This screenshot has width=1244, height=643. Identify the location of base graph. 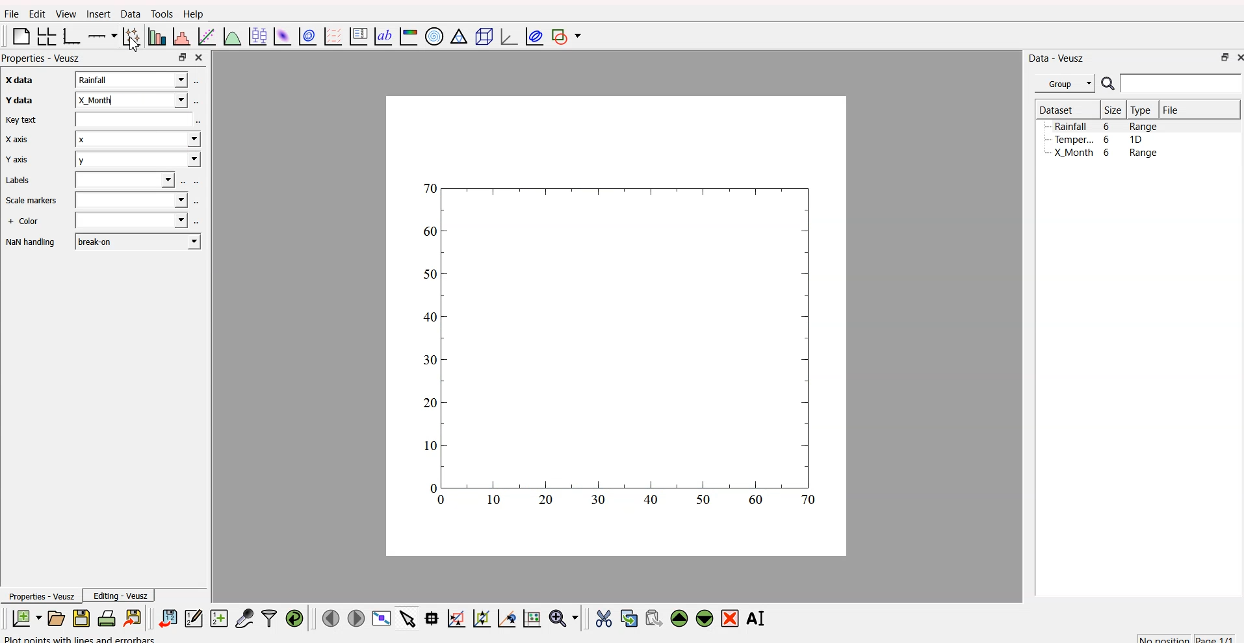
(72, 36).